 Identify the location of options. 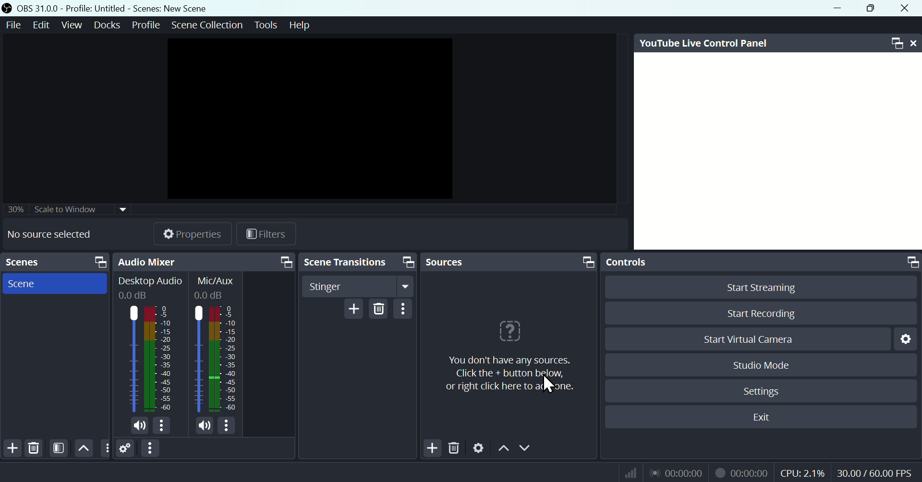
(226, 425).